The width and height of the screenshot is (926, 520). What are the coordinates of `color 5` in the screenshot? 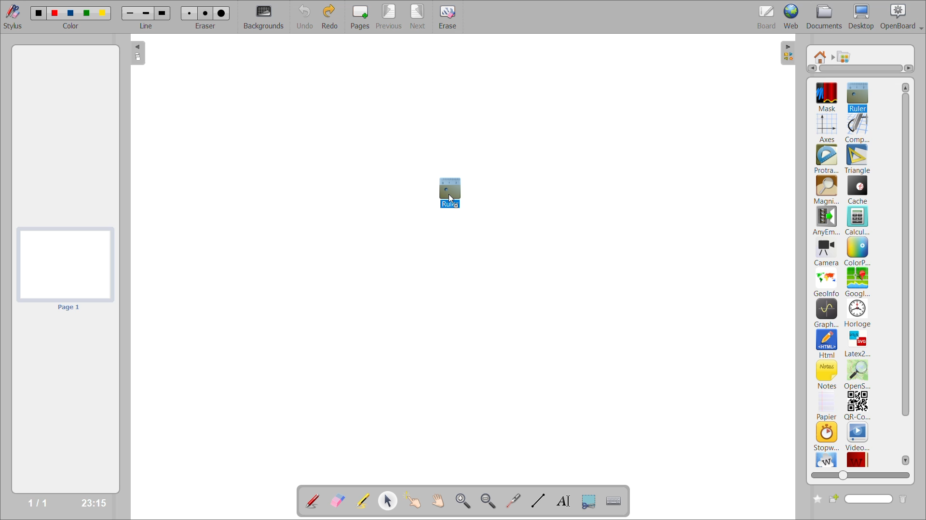 It's located at (101, 13).